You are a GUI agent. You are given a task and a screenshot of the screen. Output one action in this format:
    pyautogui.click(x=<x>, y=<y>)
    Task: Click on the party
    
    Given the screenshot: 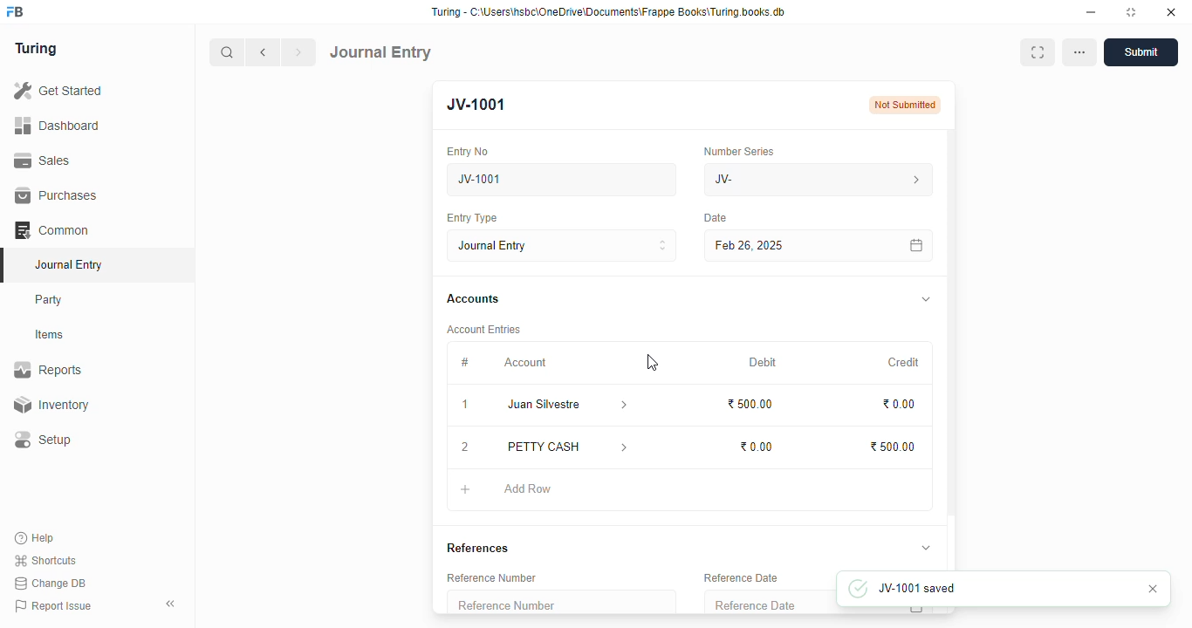 What is the action you would take?
    pyautogui.click(x=51, y=300)
    